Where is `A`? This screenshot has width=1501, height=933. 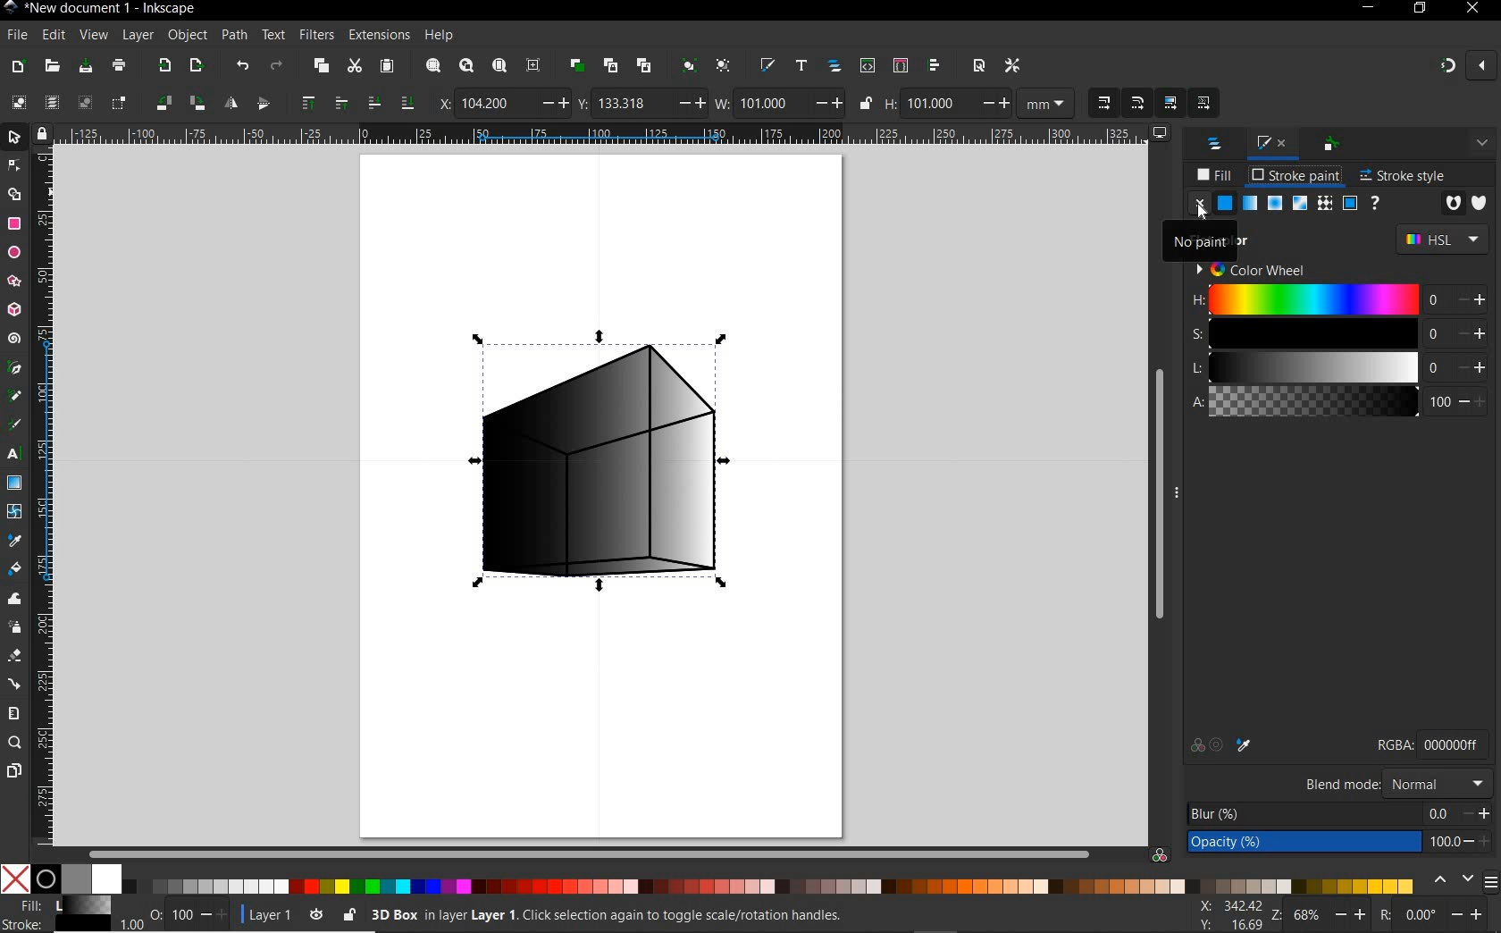
A is located at coordinates (1315, 402).